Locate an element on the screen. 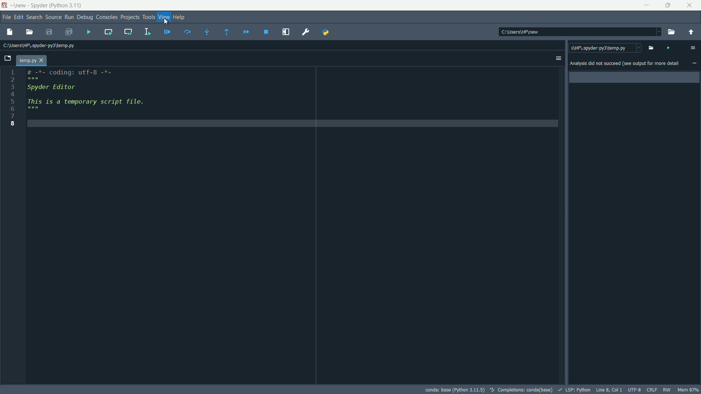 The image size is (701, 394). file eol status is located at coordinates (652, 389).